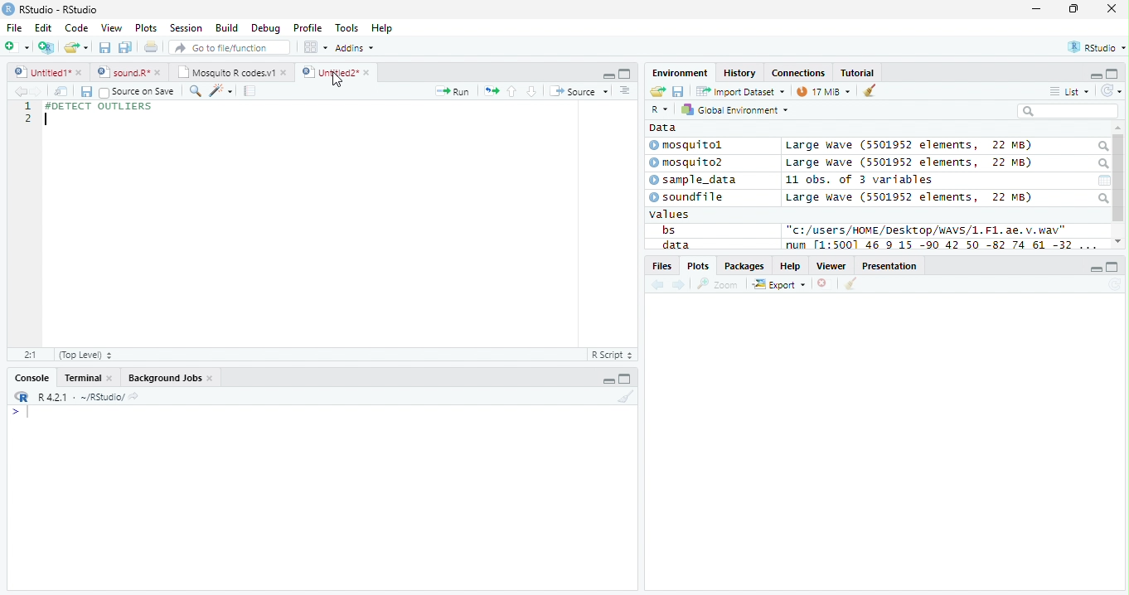 This screenshot has height=595, width=1129. Describe the element at coordinates (1112, 8) in the screenshot. I see `closse` at that location.